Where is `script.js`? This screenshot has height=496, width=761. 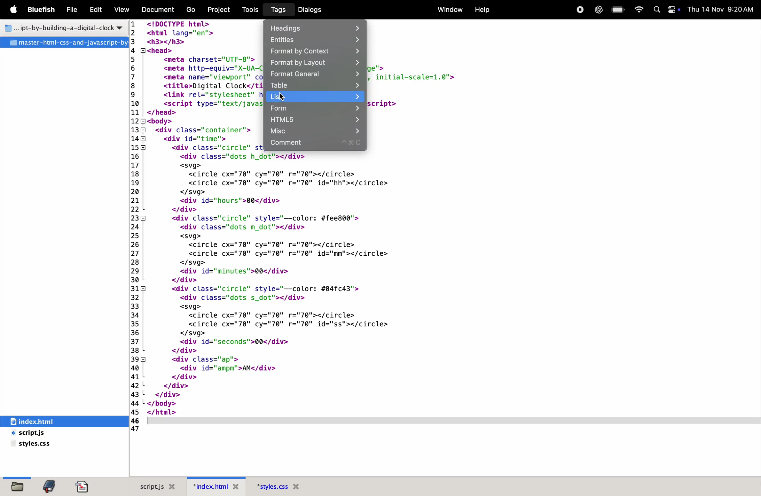 script.js is located at coordinates (44, 433).